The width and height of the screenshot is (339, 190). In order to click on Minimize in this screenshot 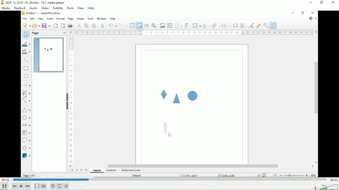, I will do `click(311, 2)`.